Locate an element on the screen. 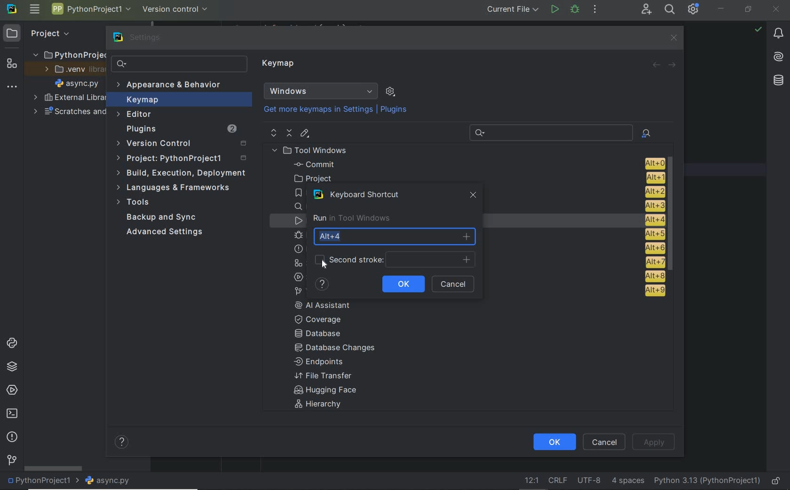 This screenshot has width=790, height=490. ok is located at coordinates (403, 283).